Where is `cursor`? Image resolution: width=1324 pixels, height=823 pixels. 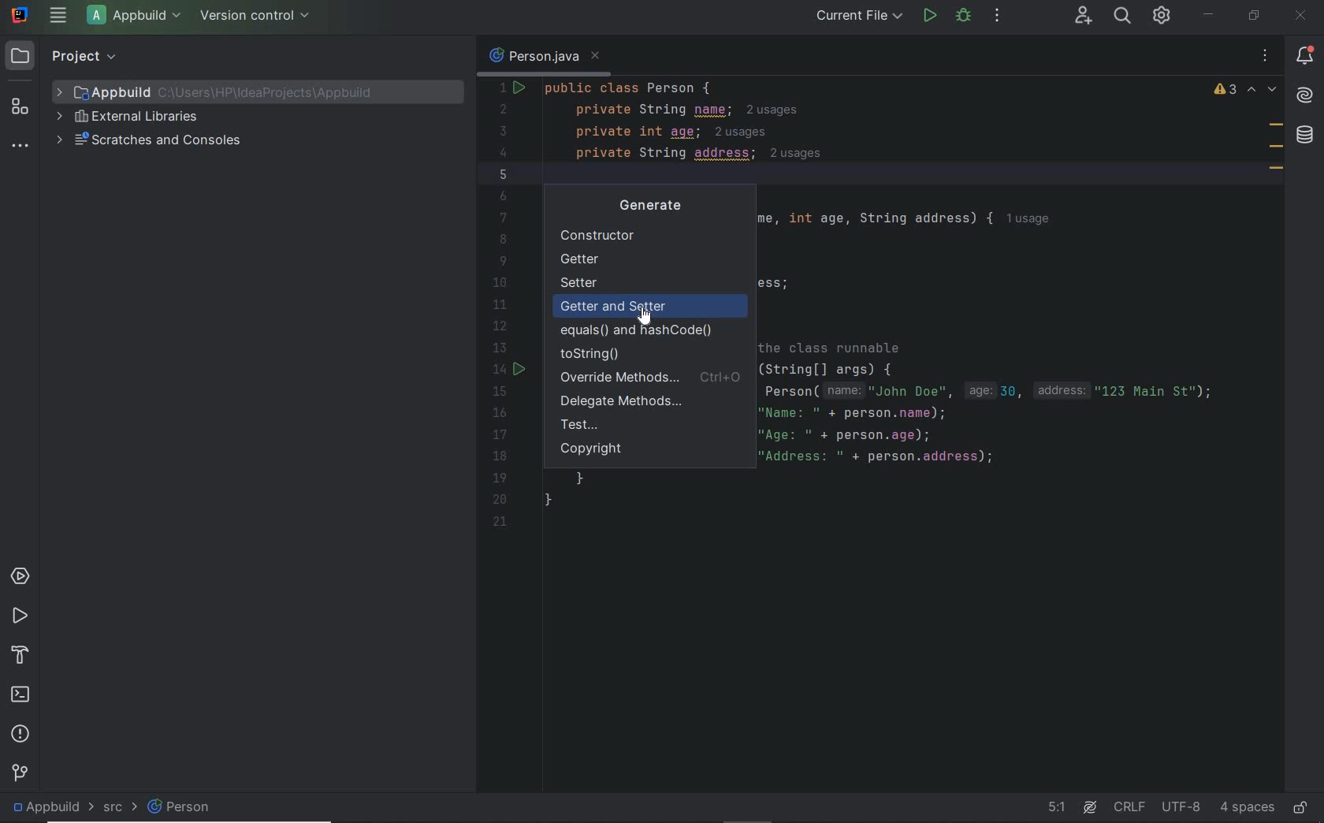 cursor is located at coordinates (649, 315).